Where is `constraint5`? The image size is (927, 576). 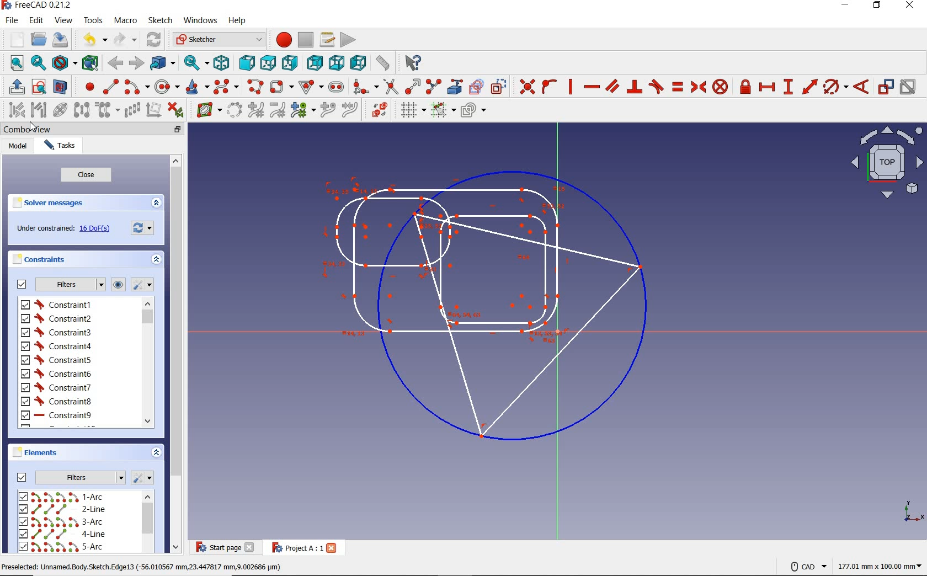
constraint5 is located at coordinates (56, 360).